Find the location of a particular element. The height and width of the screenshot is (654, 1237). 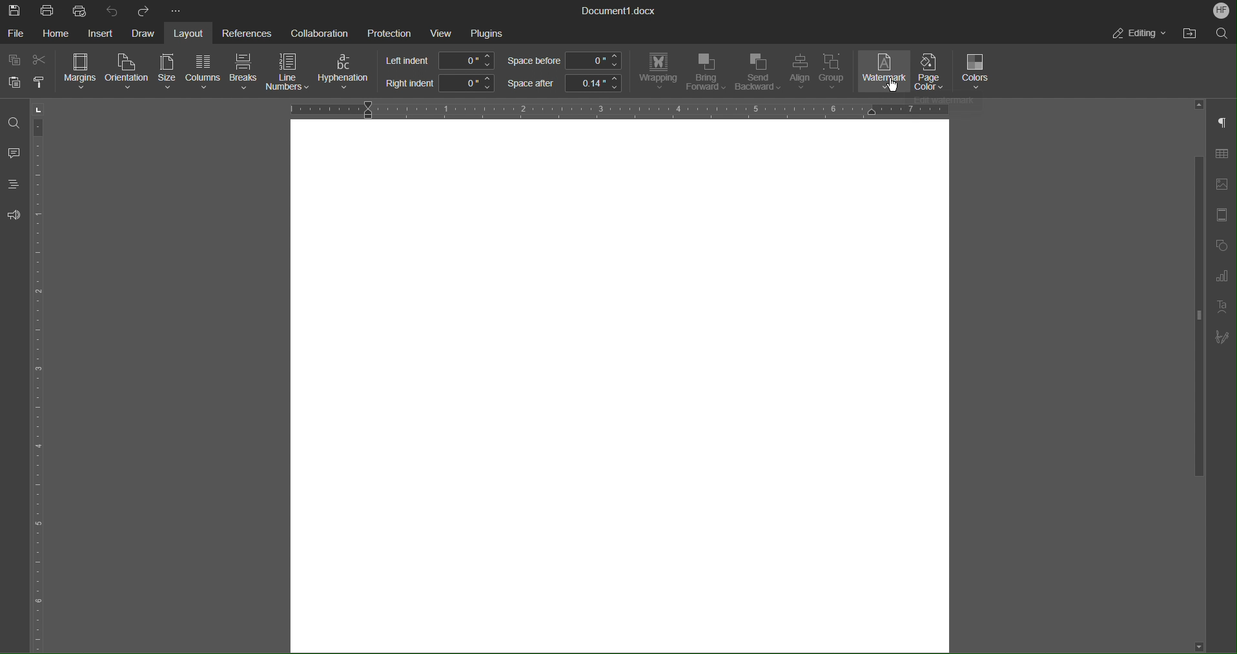

Wrapping is located at coordinates (658, 72).